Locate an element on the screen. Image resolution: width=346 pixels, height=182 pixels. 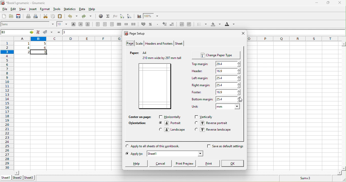
percentage is located at coordinates (151, 24).